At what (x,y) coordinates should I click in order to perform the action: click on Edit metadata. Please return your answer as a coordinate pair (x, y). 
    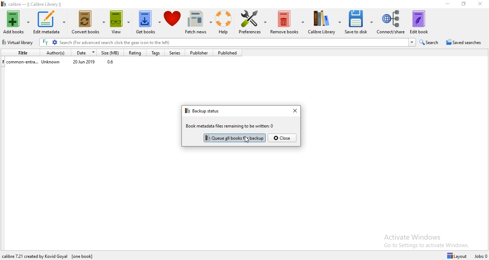
    Looking at the image, I should click on (49, 23).